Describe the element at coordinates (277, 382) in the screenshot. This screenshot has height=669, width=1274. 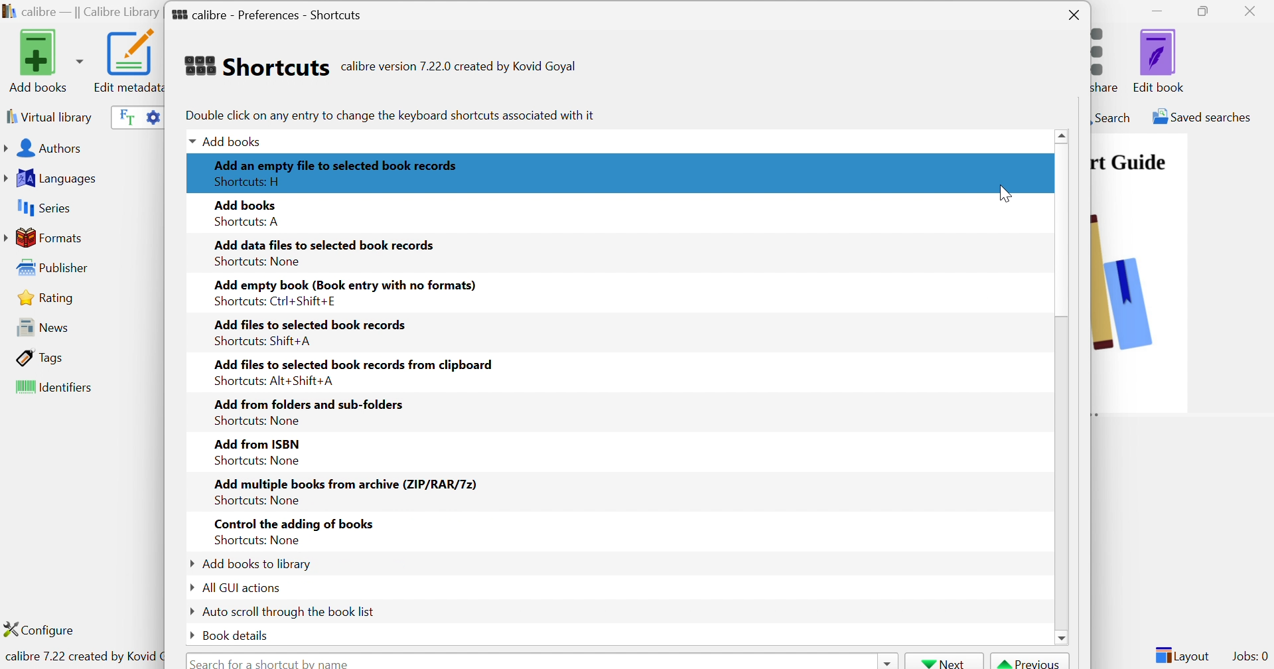
I see `Shortcuts: Alt+Shift+A` at that location.